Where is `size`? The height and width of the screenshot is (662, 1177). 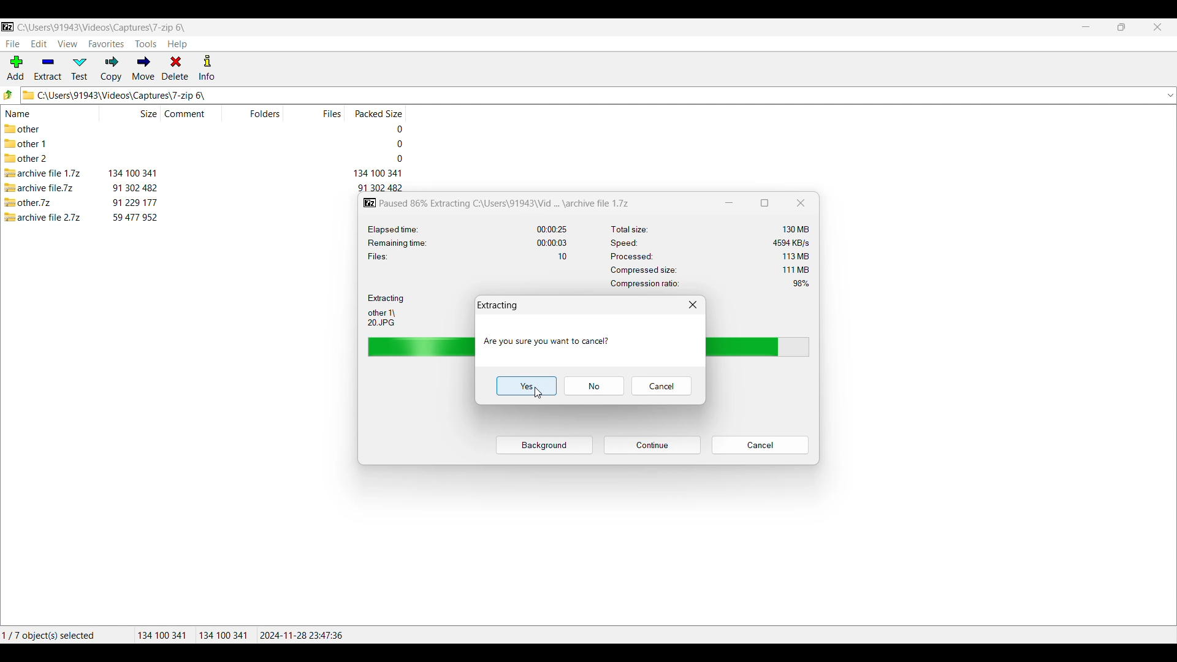
size is located at coordinates (134, 202).